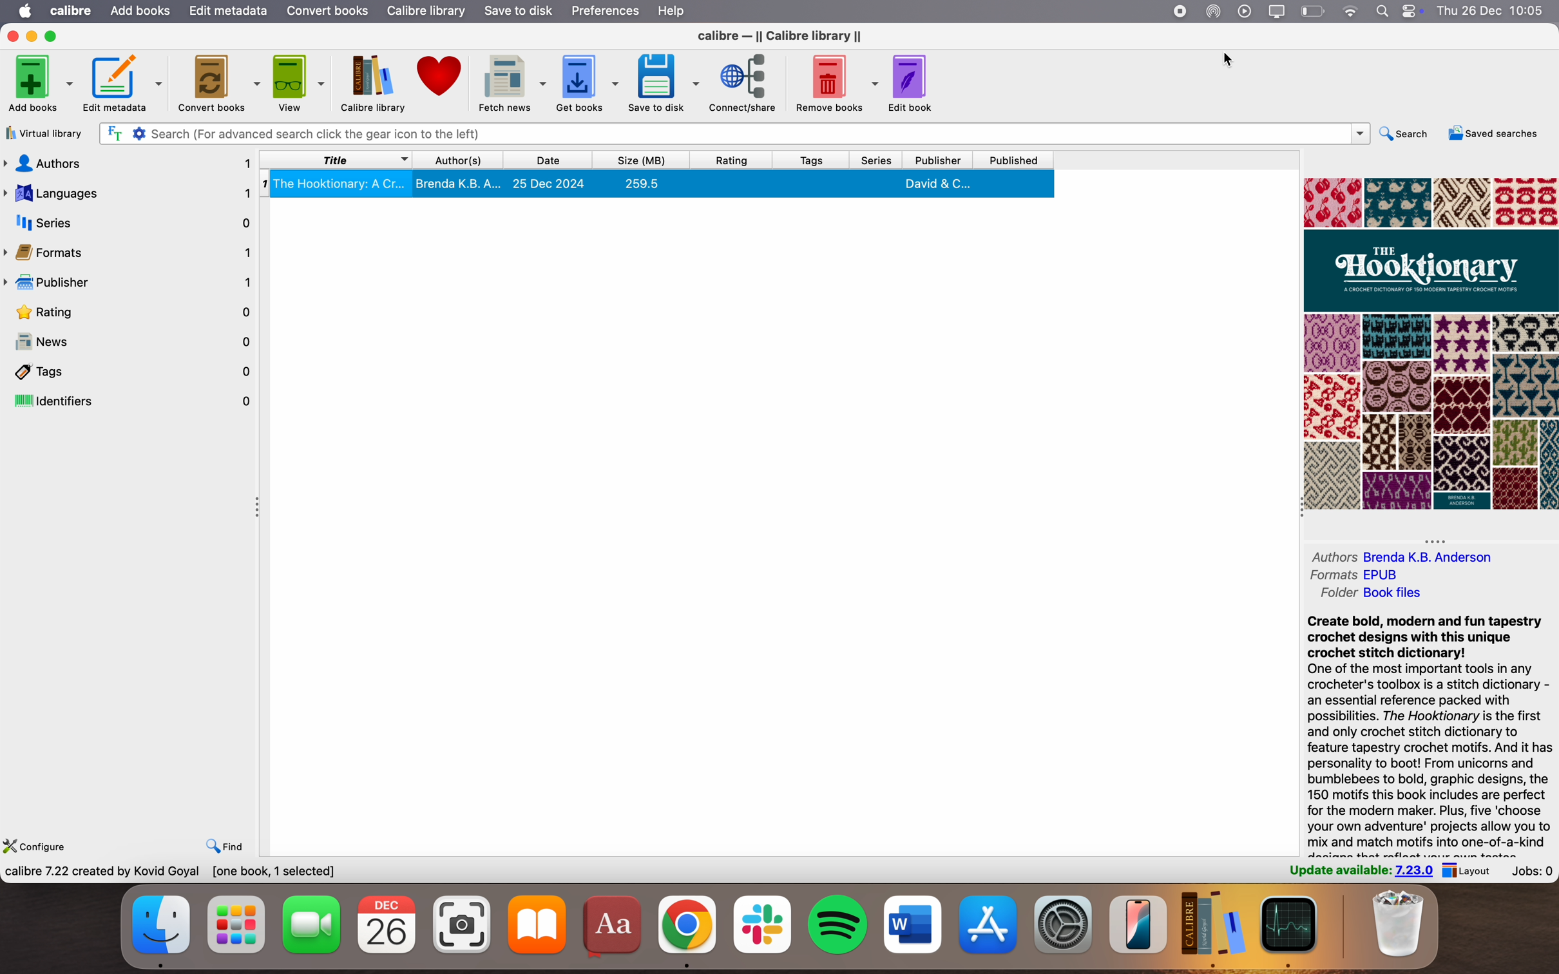 The width and height of the screenshot is (1559, 974). I want to click on save to disk, so click(664, 81).